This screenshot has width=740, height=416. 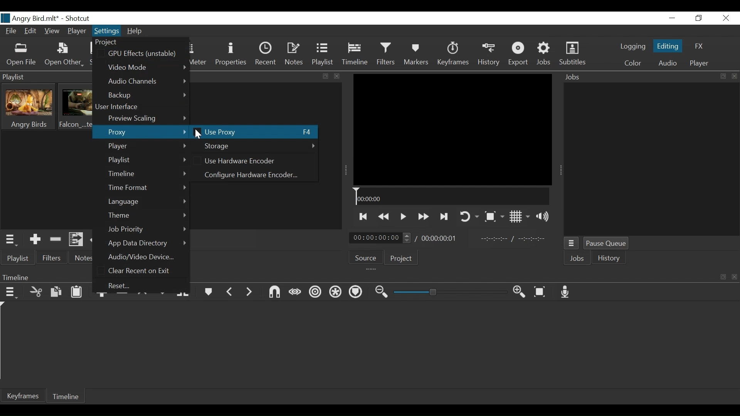 I want to click on Clear Recent on Exit, so click(x=142, y=272).